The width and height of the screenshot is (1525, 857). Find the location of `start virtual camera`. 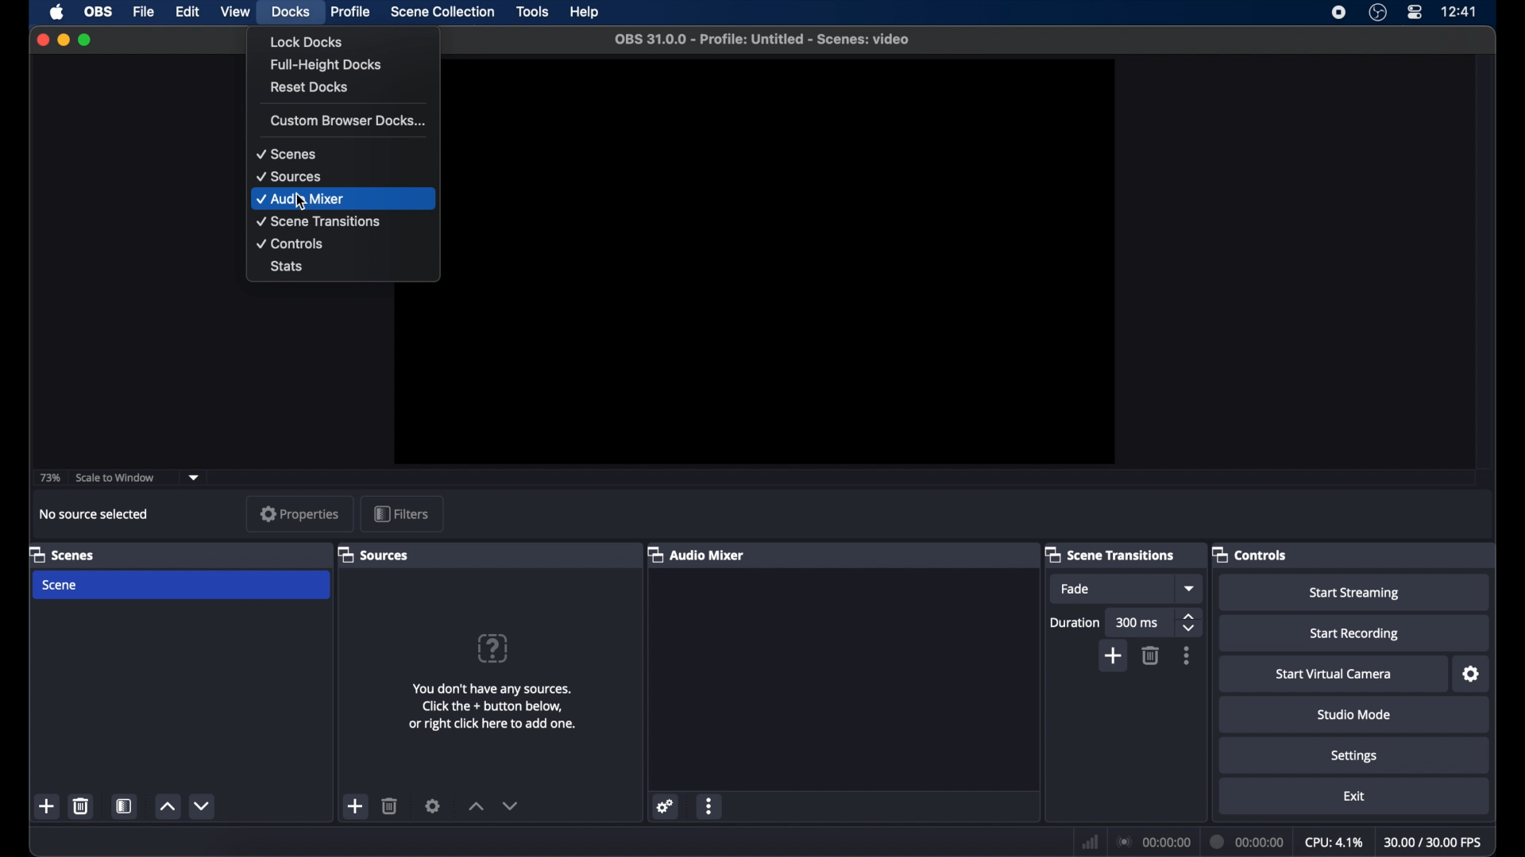

start virtual camera is located at coordinates (1334, 674).